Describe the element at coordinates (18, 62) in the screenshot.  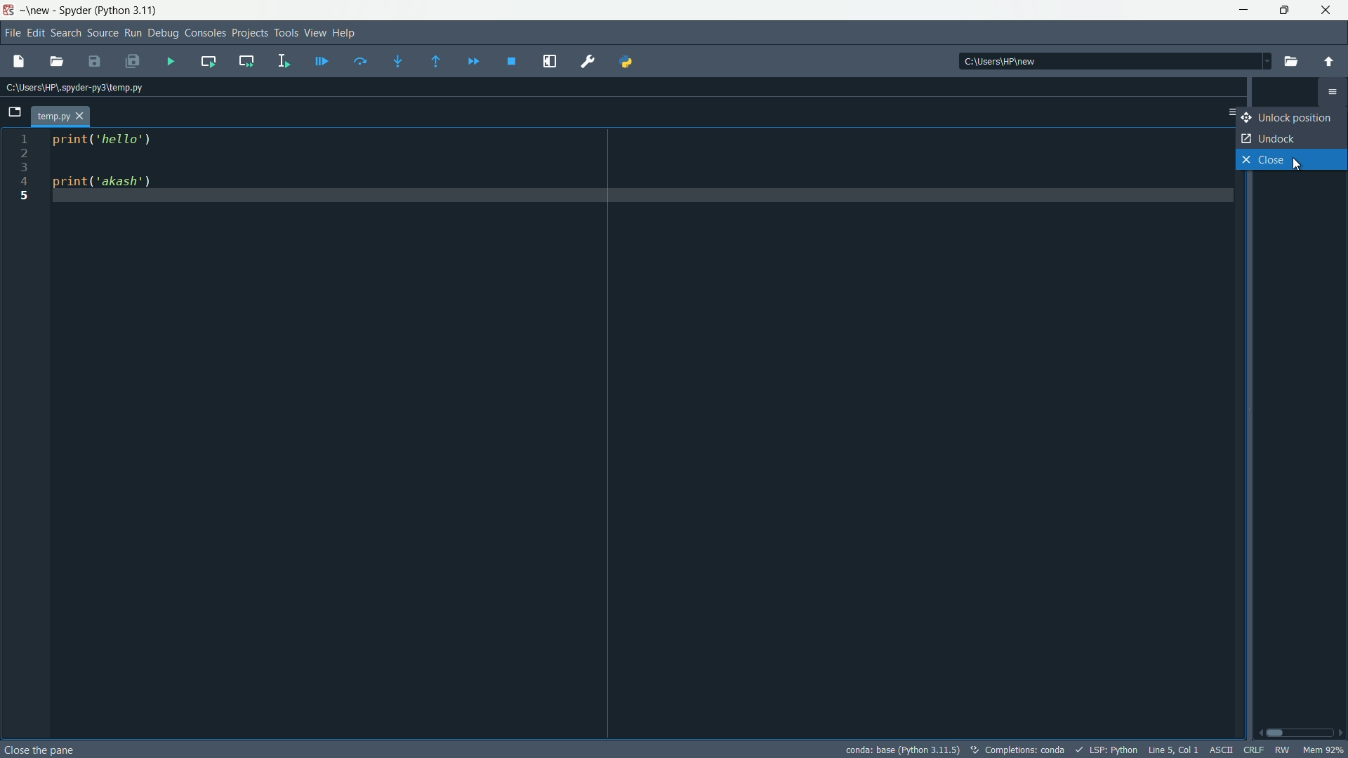
I see `new file` at that location.